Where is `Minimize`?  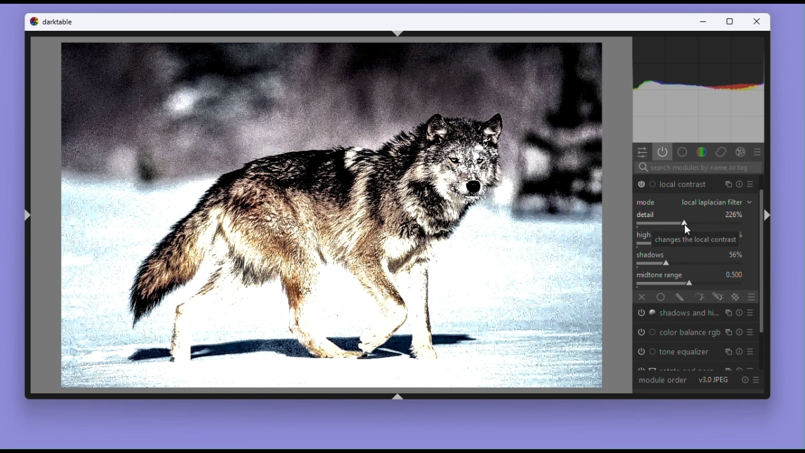
Minimize is located at coordinates (703, 20).